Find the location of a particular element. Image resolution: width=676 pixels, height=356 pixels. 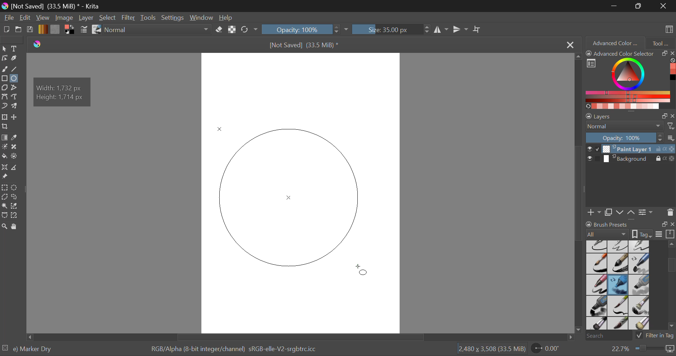

Choose Workspace is located at coordinates (668, 29).